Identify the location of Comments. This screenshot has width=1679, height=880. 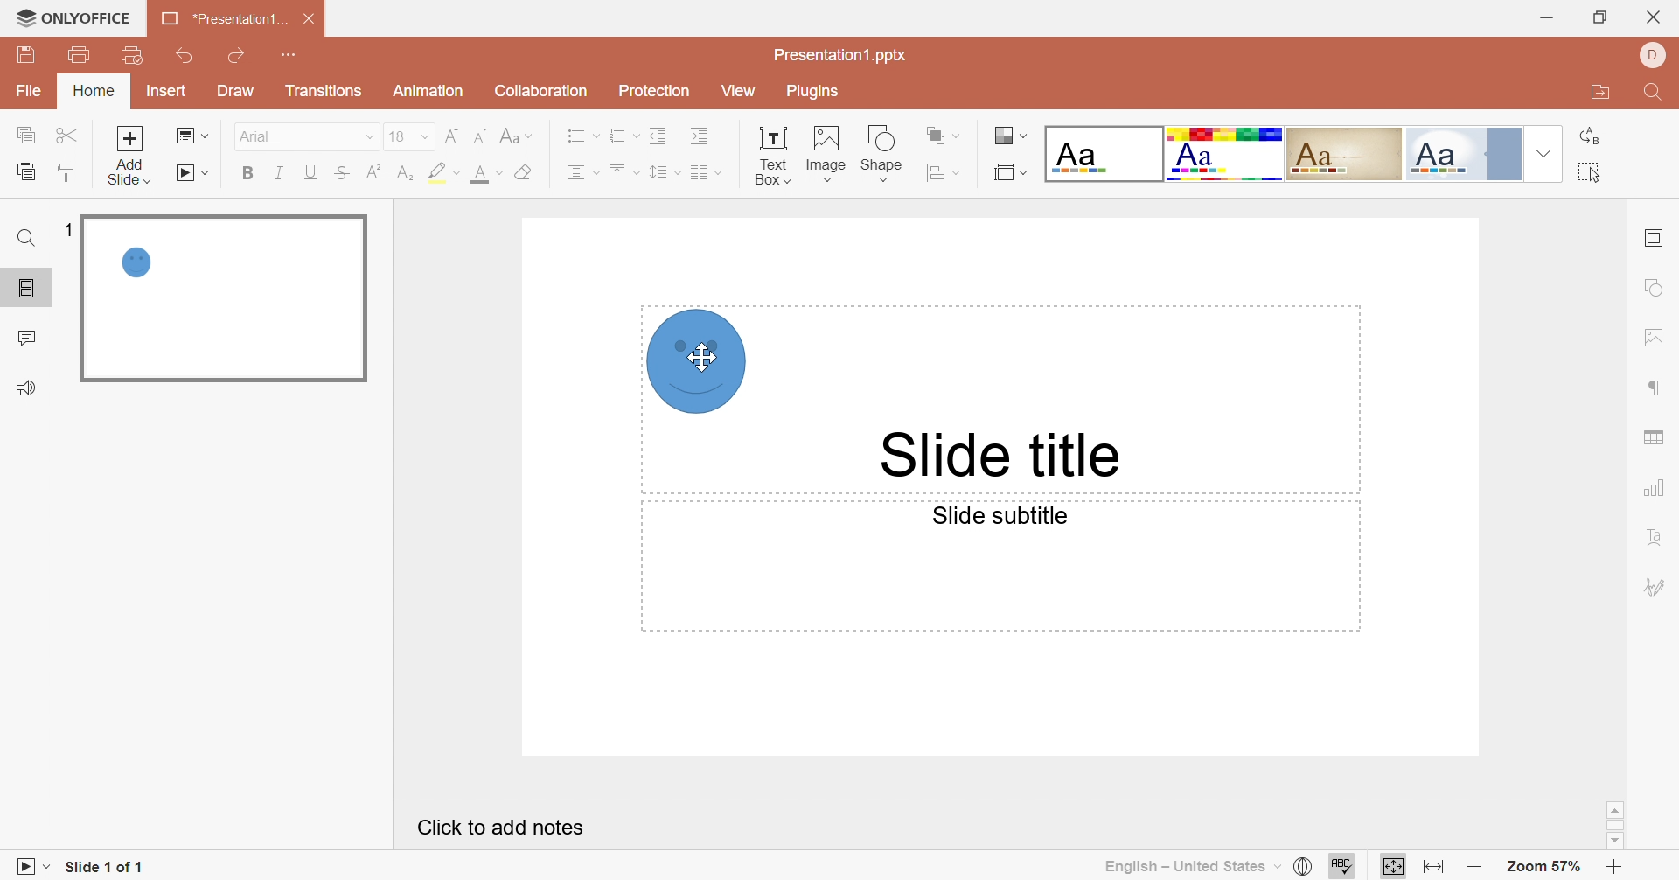
(31, 339).